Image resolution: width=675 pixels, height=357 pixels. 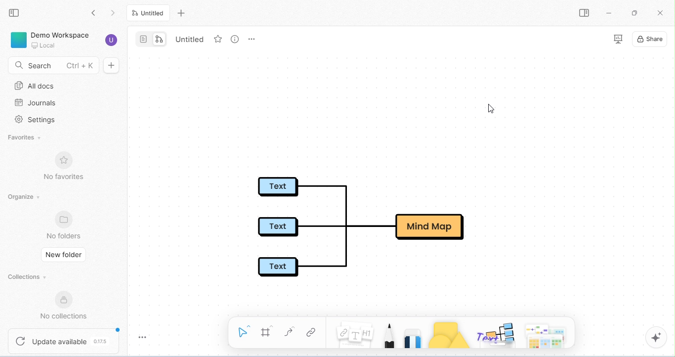 I want to click on open side bar, so click(x=585, y=13).